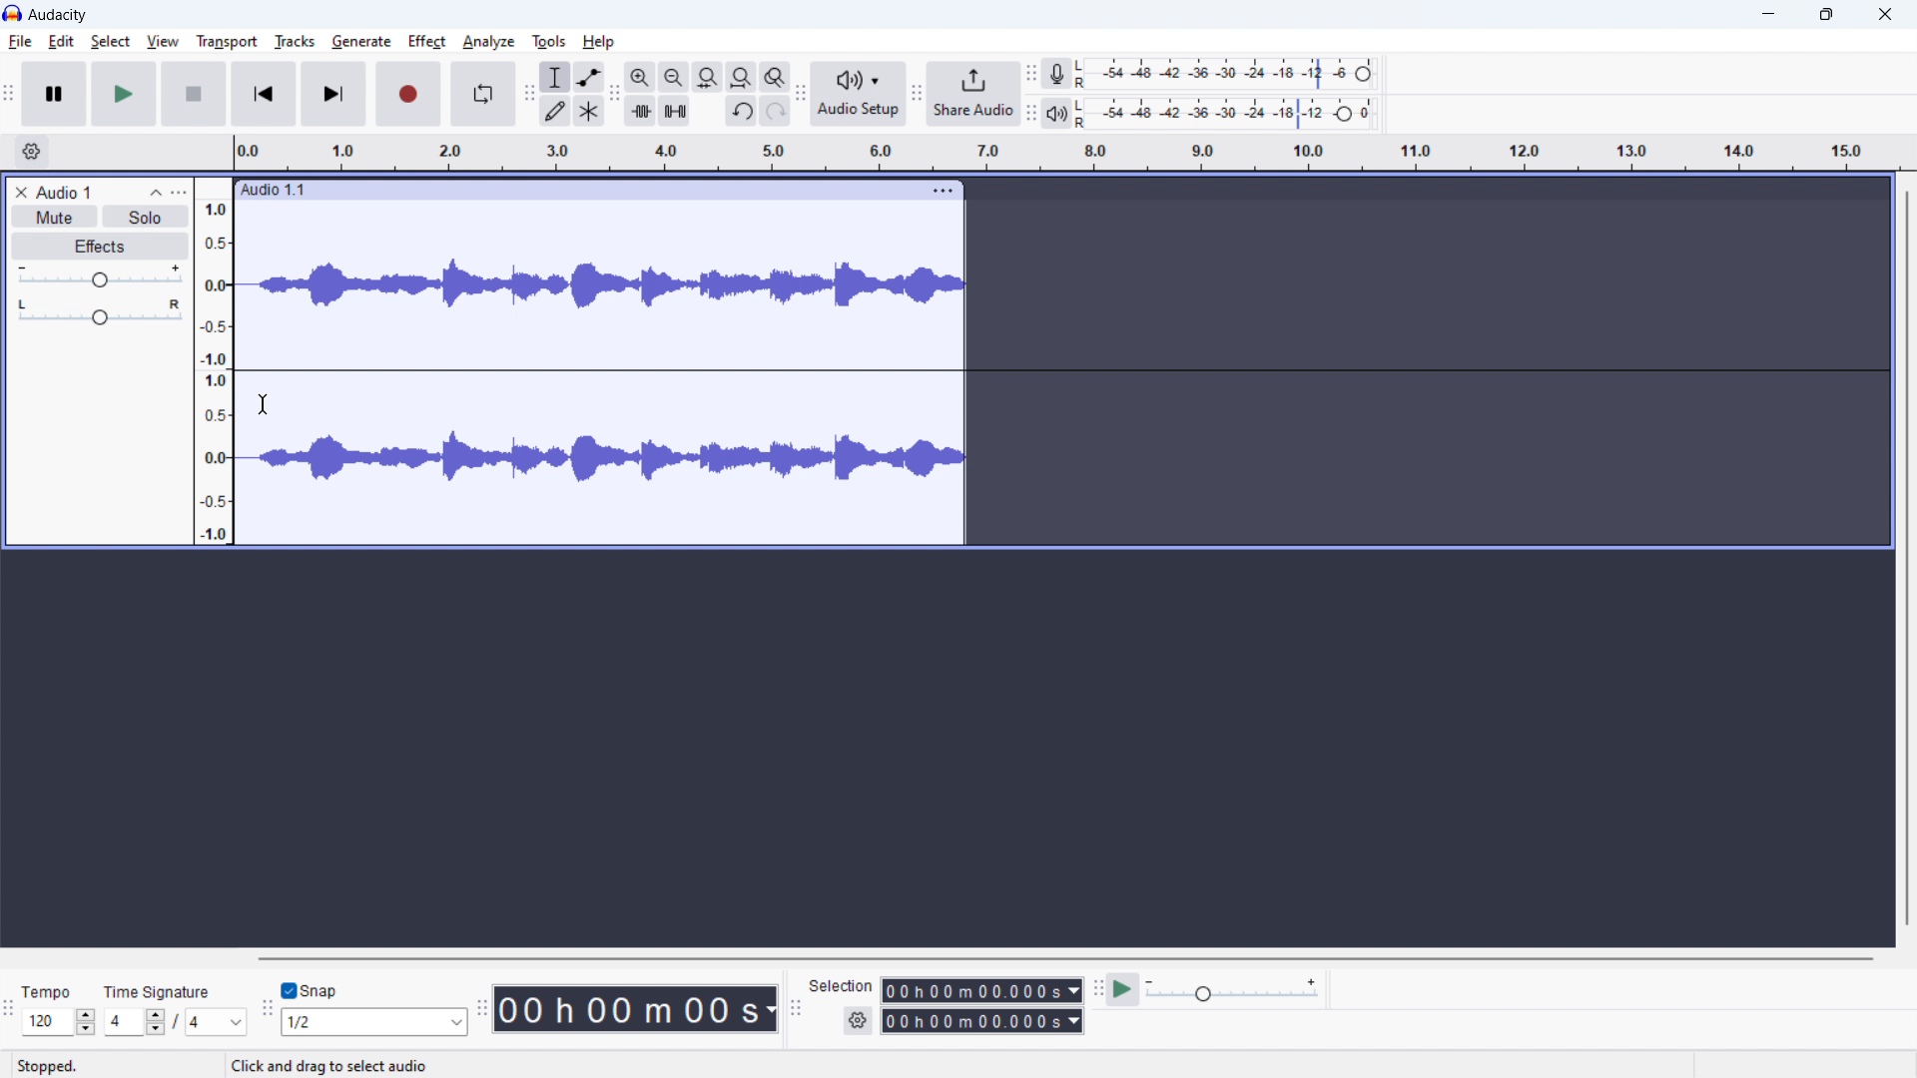 The height and width of the screenshot is (1078, 1917). Describe the element at coordinates (1064, 958) in the screenshot. I see `horizontal scrollbar` at that location.